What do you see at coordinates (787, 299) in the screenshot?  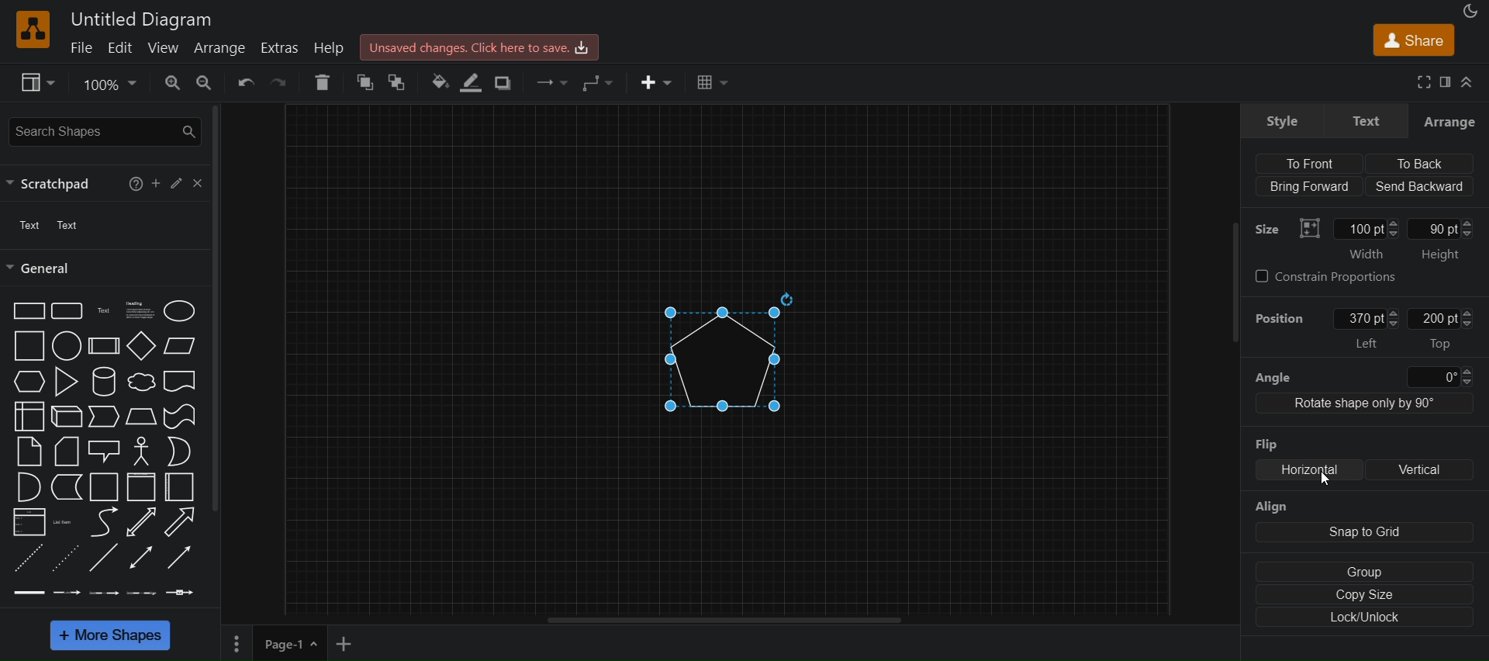 I see `Rotate` at bounding box center [787, 299].